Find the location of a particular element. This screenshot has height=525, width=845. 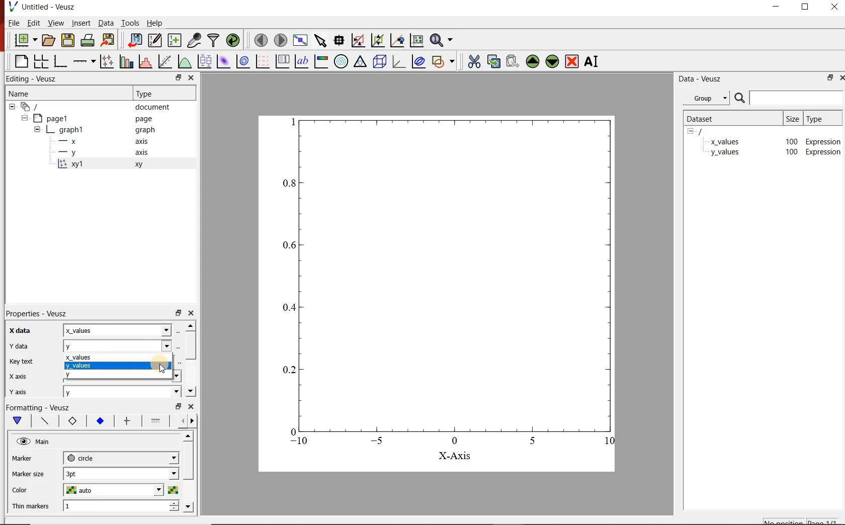

save is located at coordinates (68, 40).